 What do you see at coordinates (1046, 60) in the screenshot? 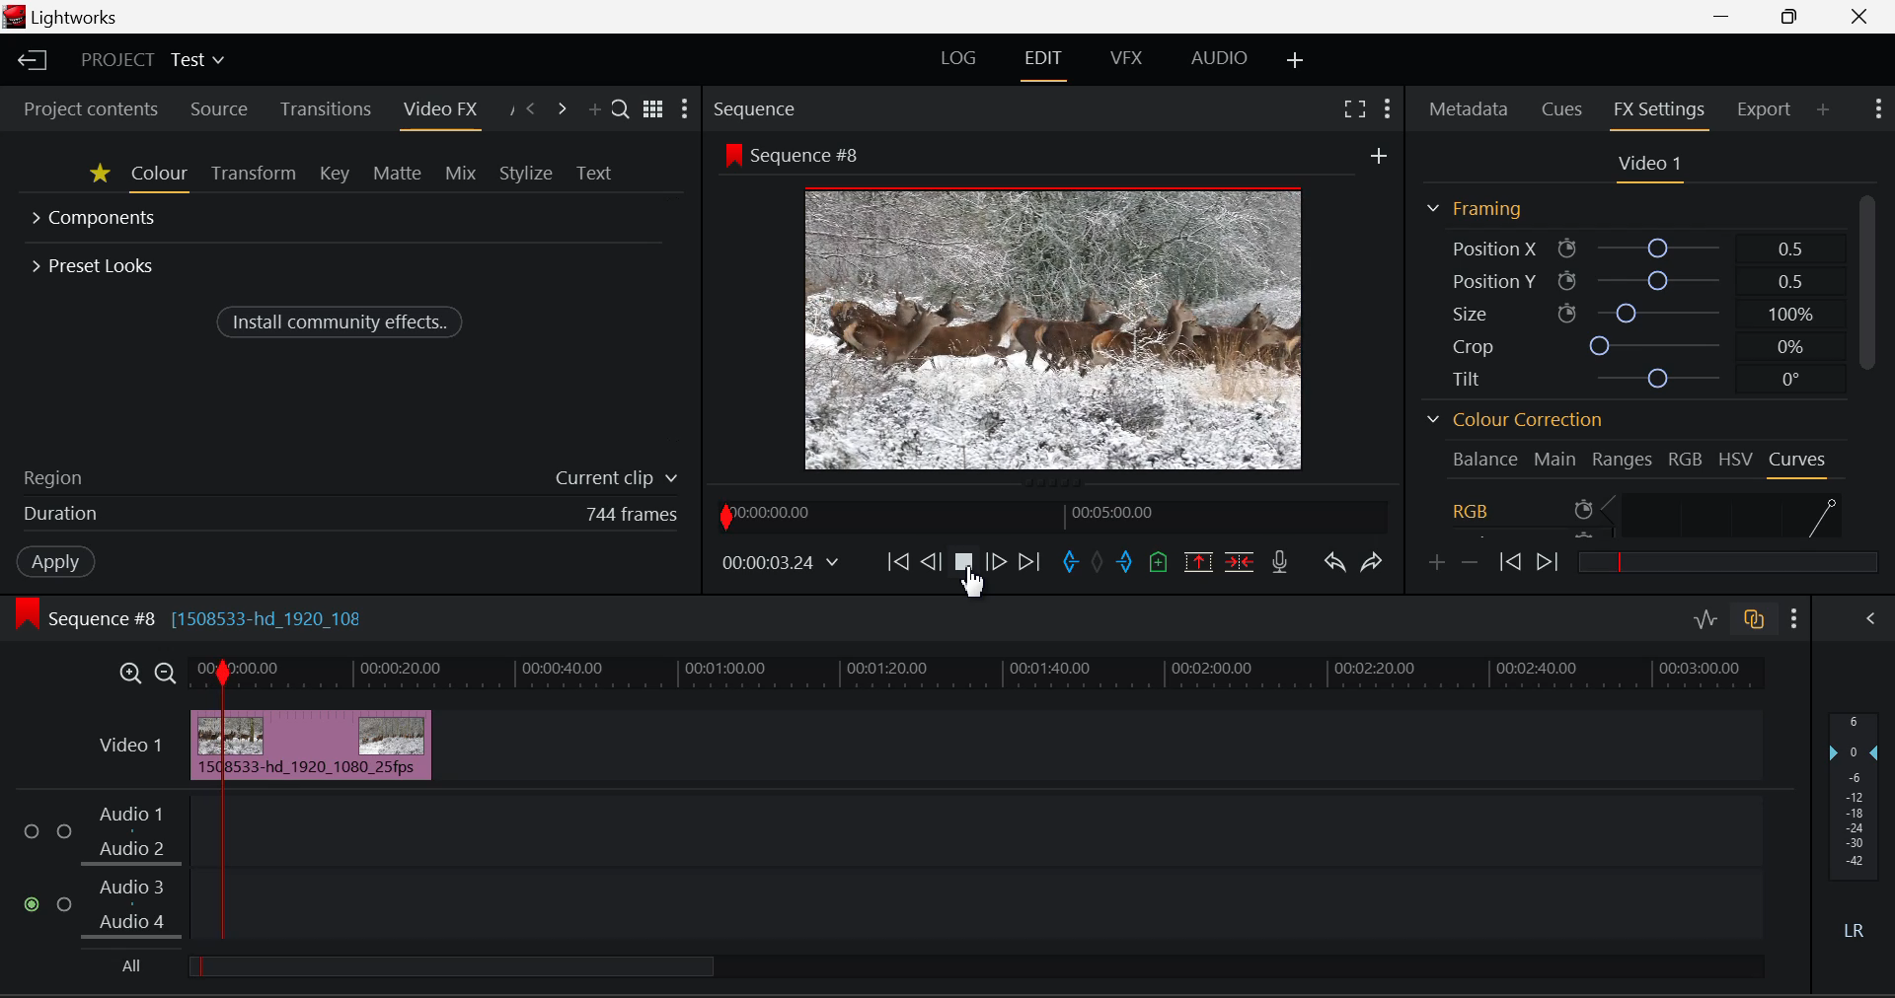
I see `EDIT Layout Open` at bounding box center [1046, 60].